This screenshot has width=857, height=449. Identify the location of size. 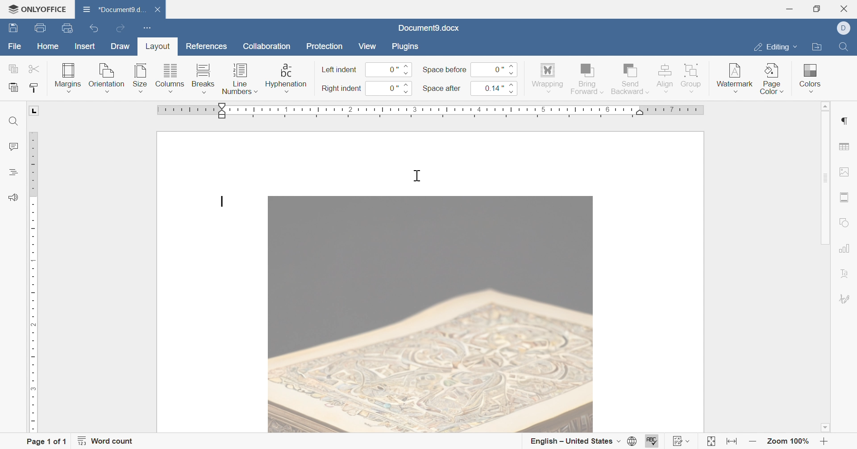
(140, 78).